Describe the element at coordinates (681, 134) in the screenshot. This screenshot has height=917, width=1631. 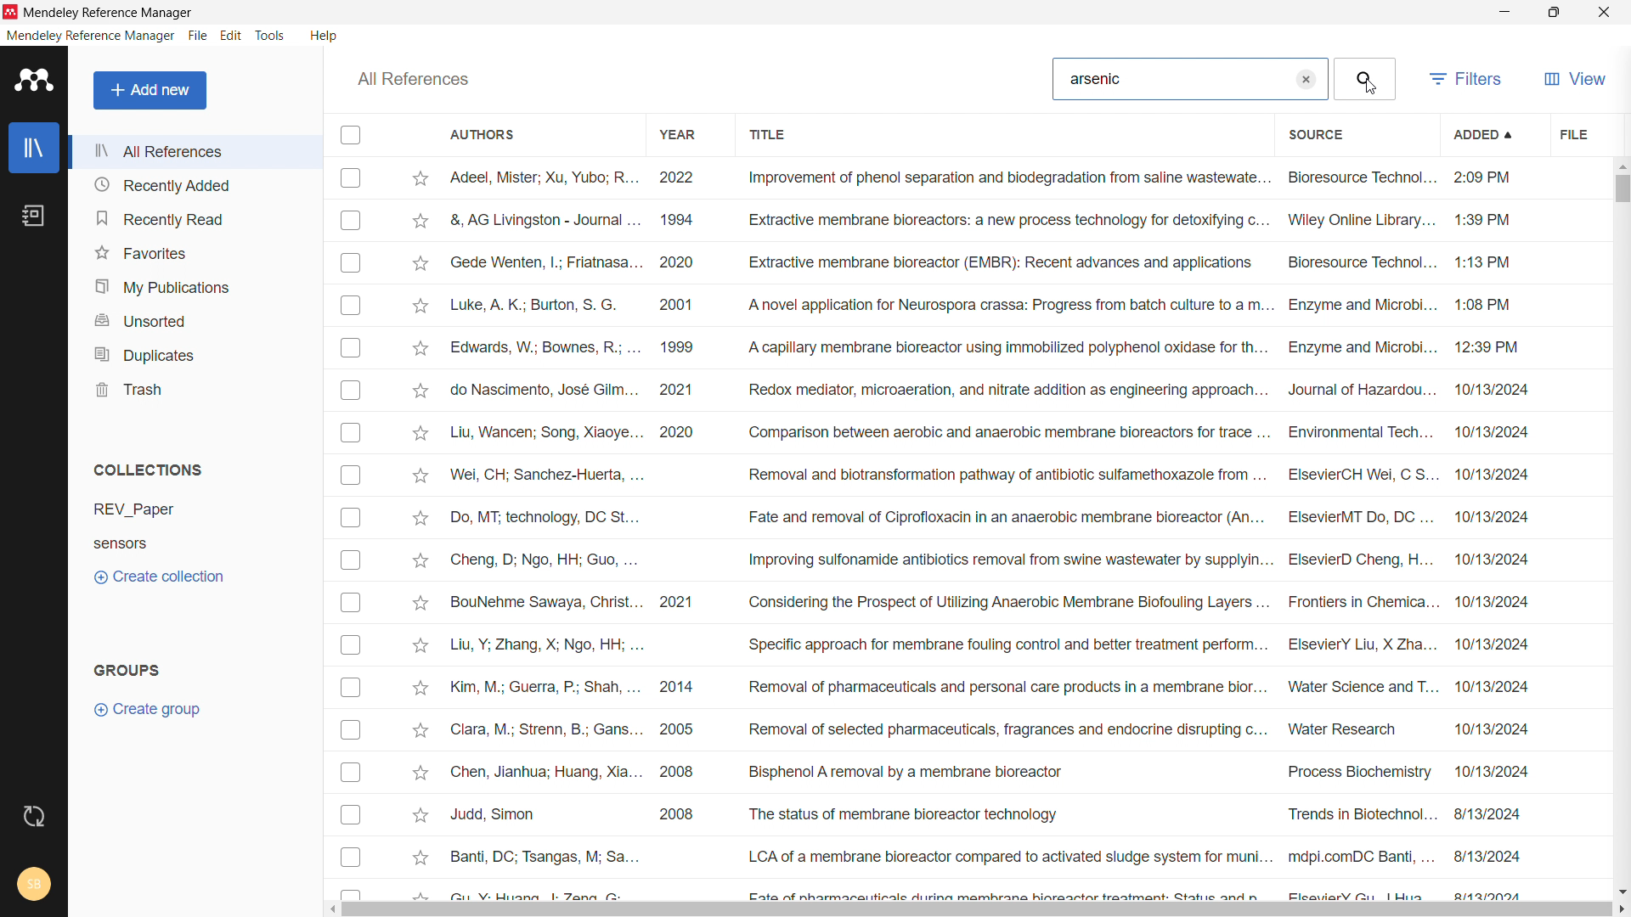
I see `year` at that location.